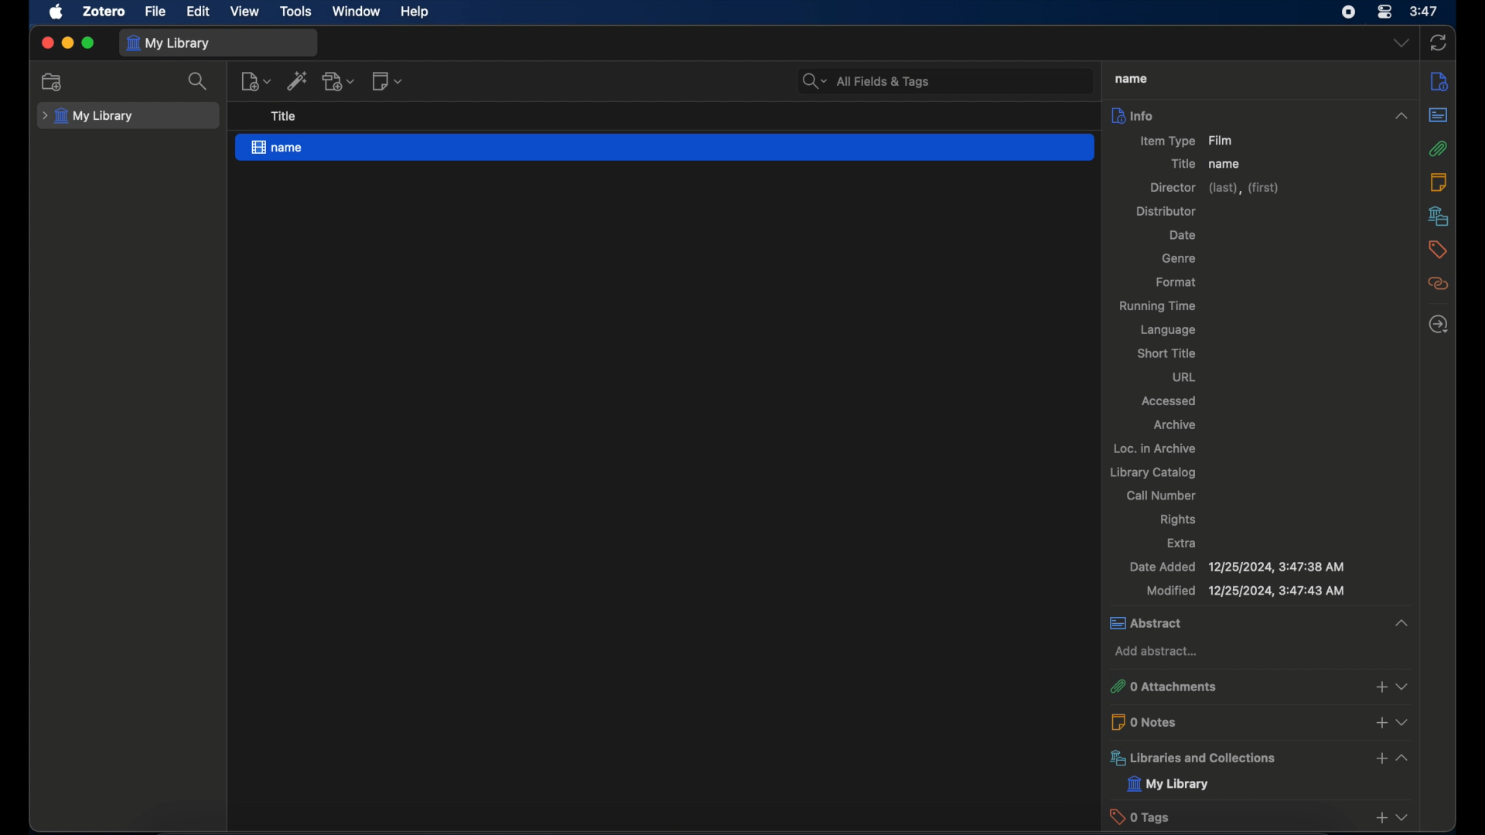 This screenshot has height=835, width=1485. What do you see at coordinates (1175, 281) in the screenshot?
I see `format` at bounding box center [1175, 281].